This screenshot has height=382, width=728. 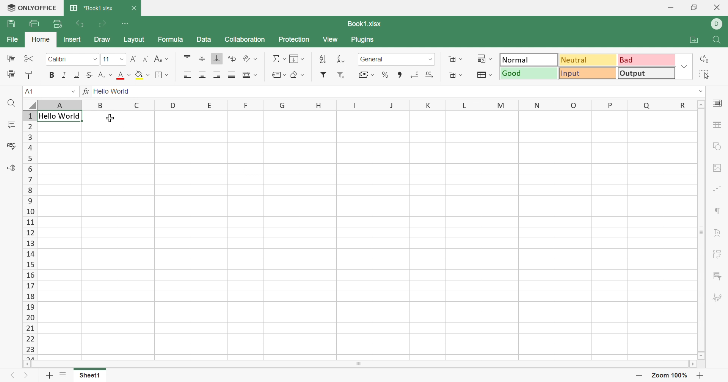 I want to click on Percent style, so click(x=386, y=74).